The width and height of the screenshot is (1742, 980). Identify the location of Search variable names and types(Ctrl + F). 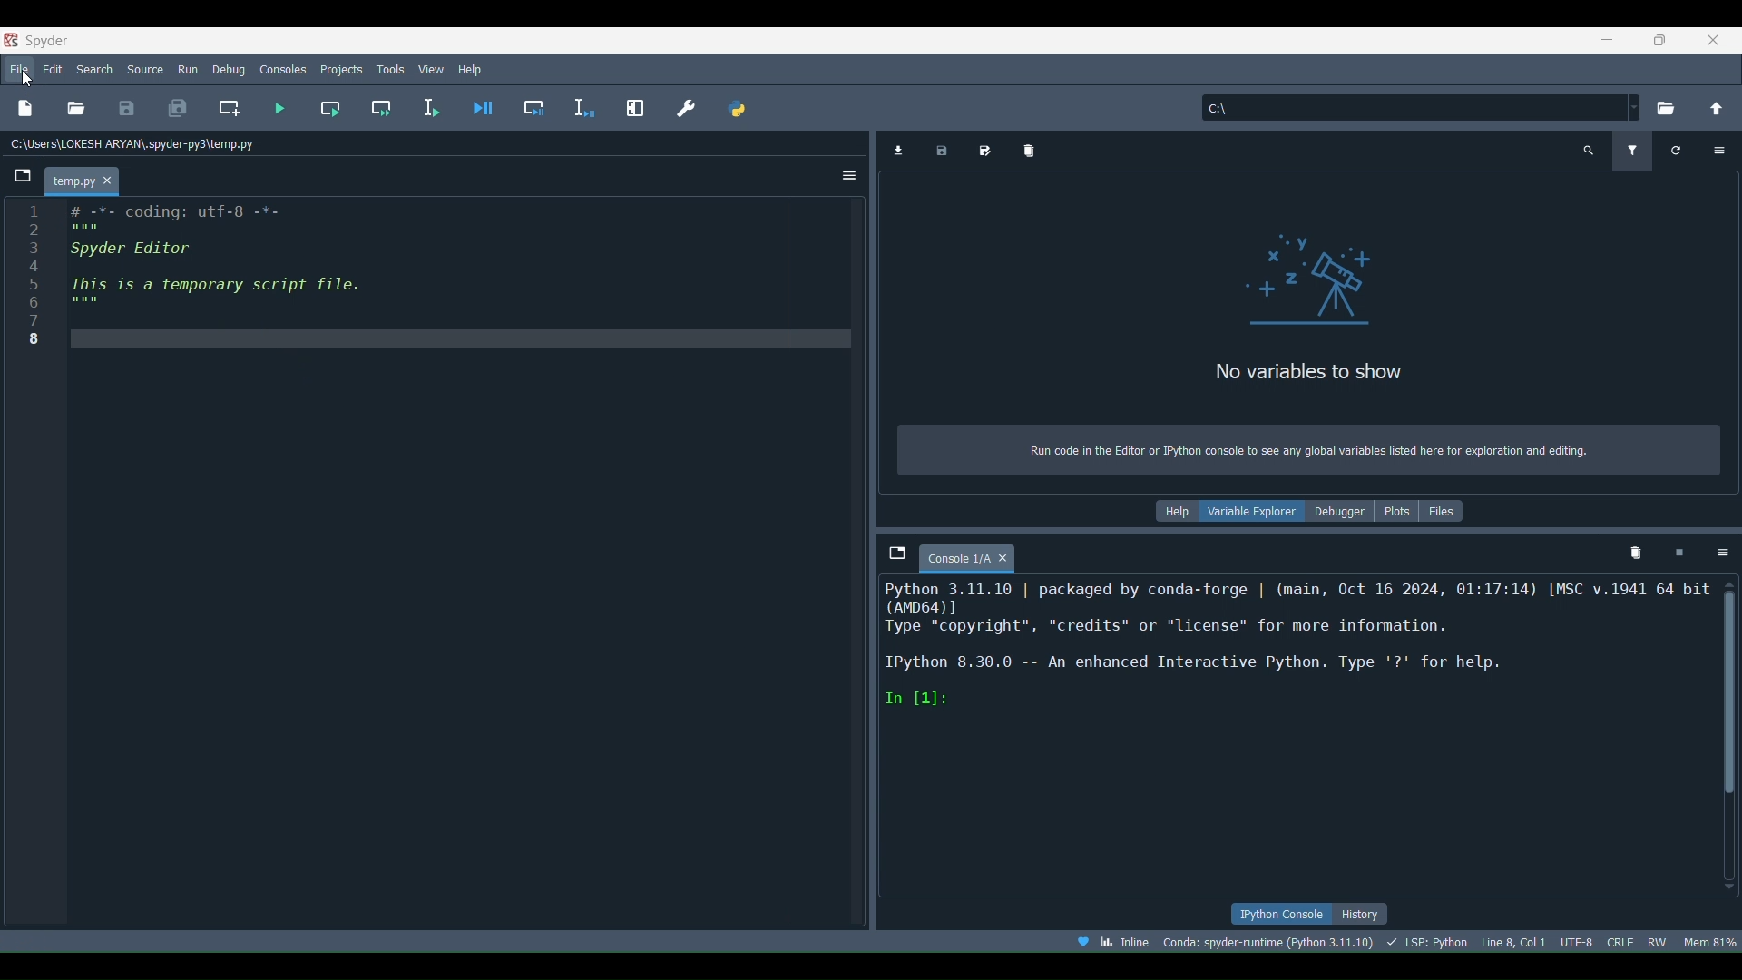
(1585, 152).